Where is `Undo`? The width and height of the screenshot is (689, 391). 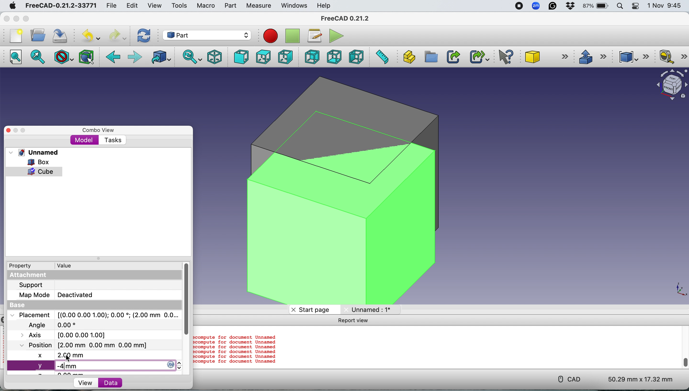 Undo is located at coordinates (92, 36).